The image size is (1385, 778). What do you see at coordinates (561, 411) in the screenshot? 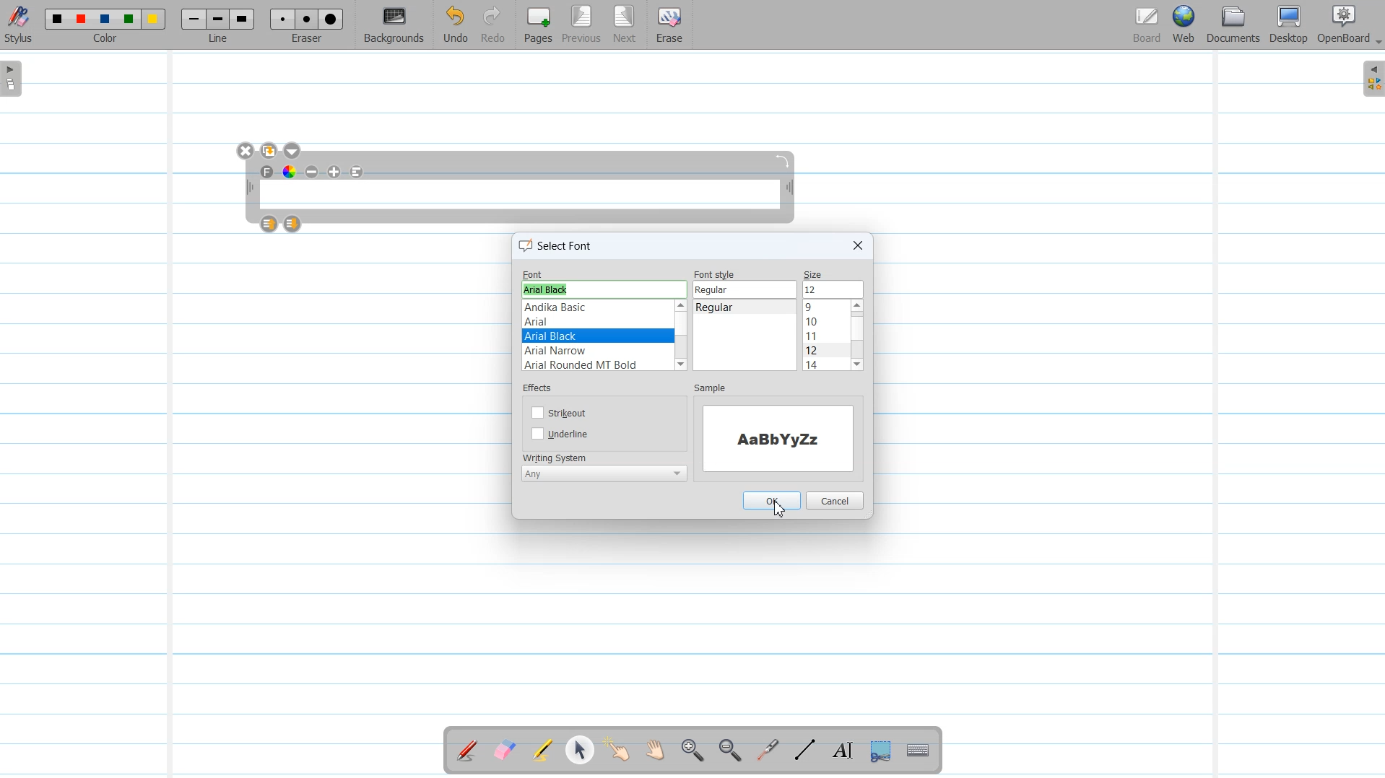
I see `Strikeout` at bounding box center [561, 411].